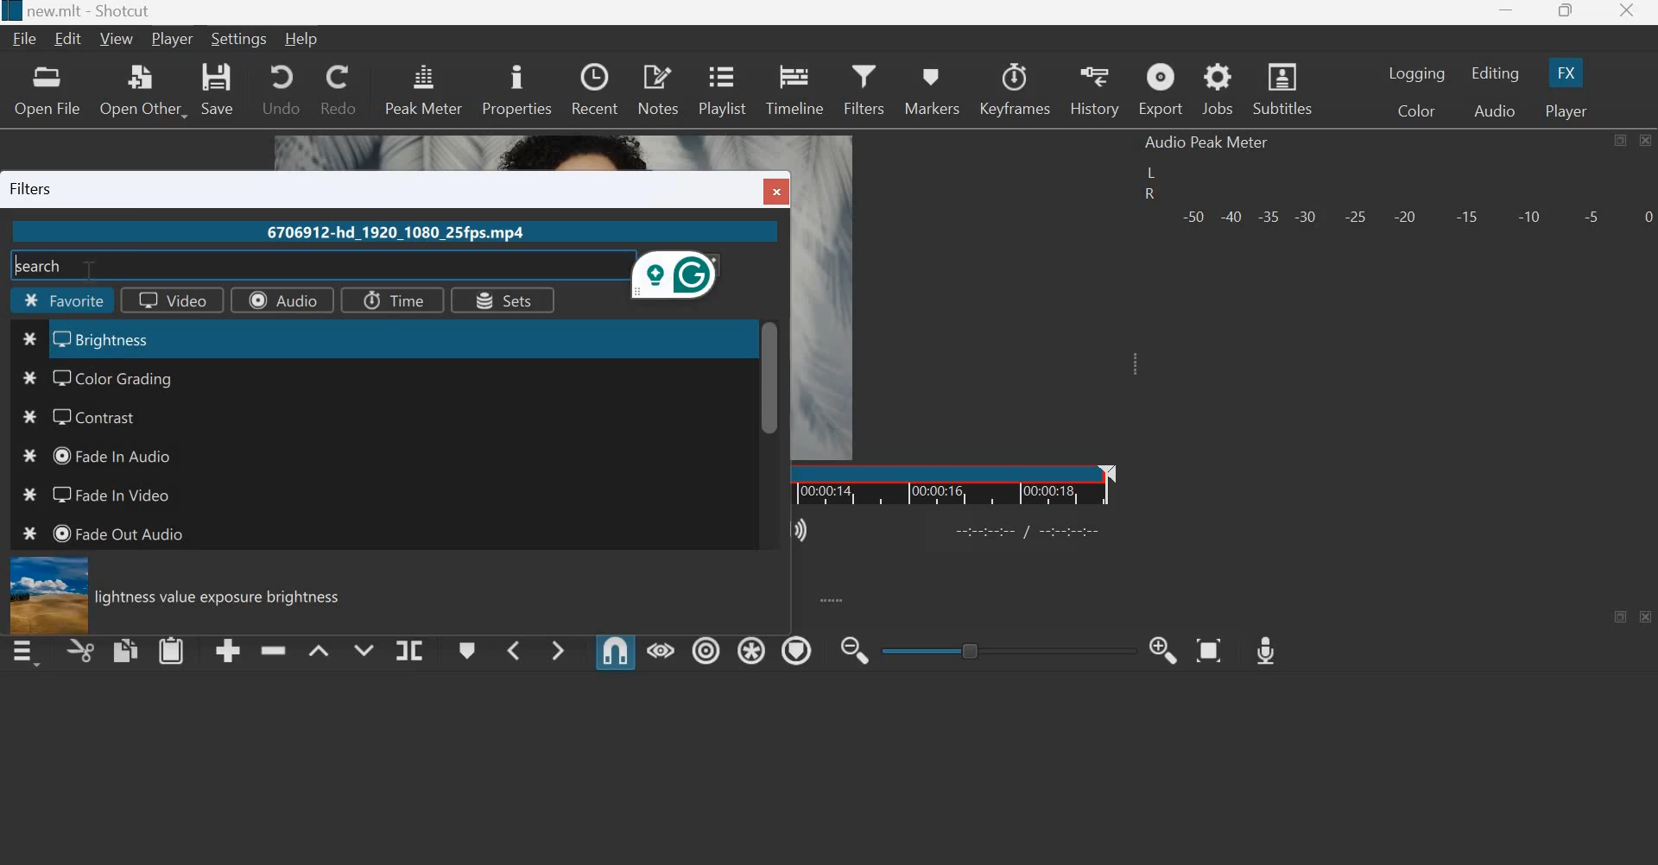 The height and width of the screenshot is (865, 1658). I want to click on Help, so click(307, 37).